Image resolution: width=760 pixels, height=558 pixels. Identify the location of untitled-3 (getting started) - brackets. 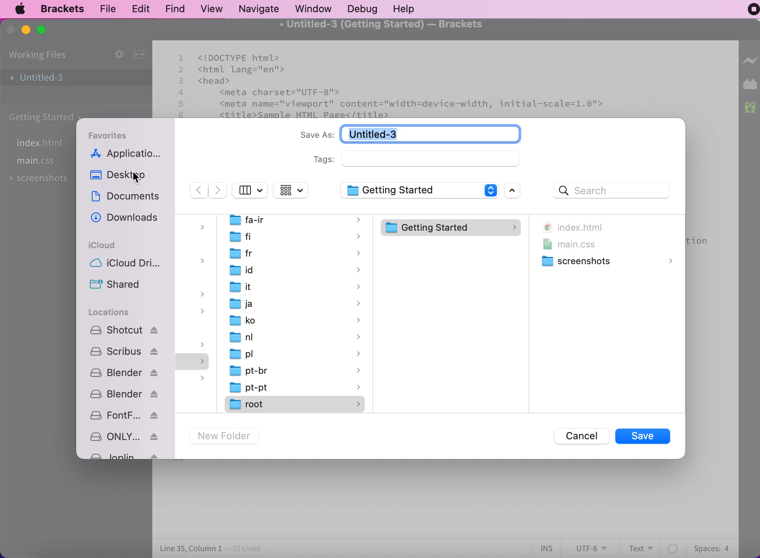
(393, 28).